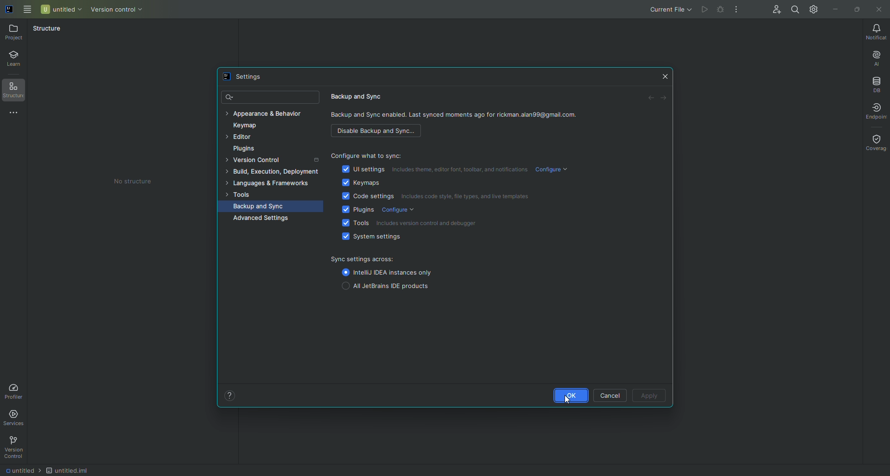 The image size is (890, 476). I want to click on Project, so click(15, 32).